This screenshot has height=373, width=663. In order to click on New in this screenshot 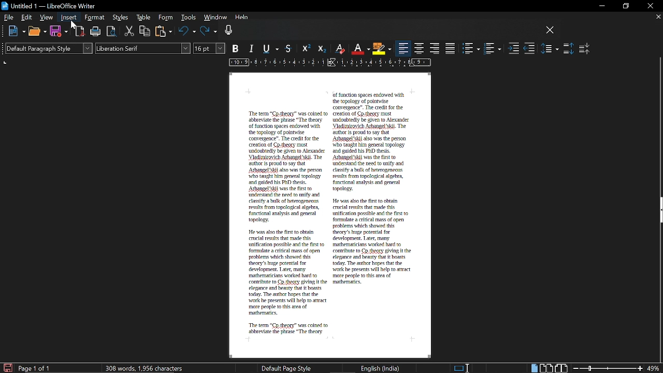, I will do `click(17, 32)`.